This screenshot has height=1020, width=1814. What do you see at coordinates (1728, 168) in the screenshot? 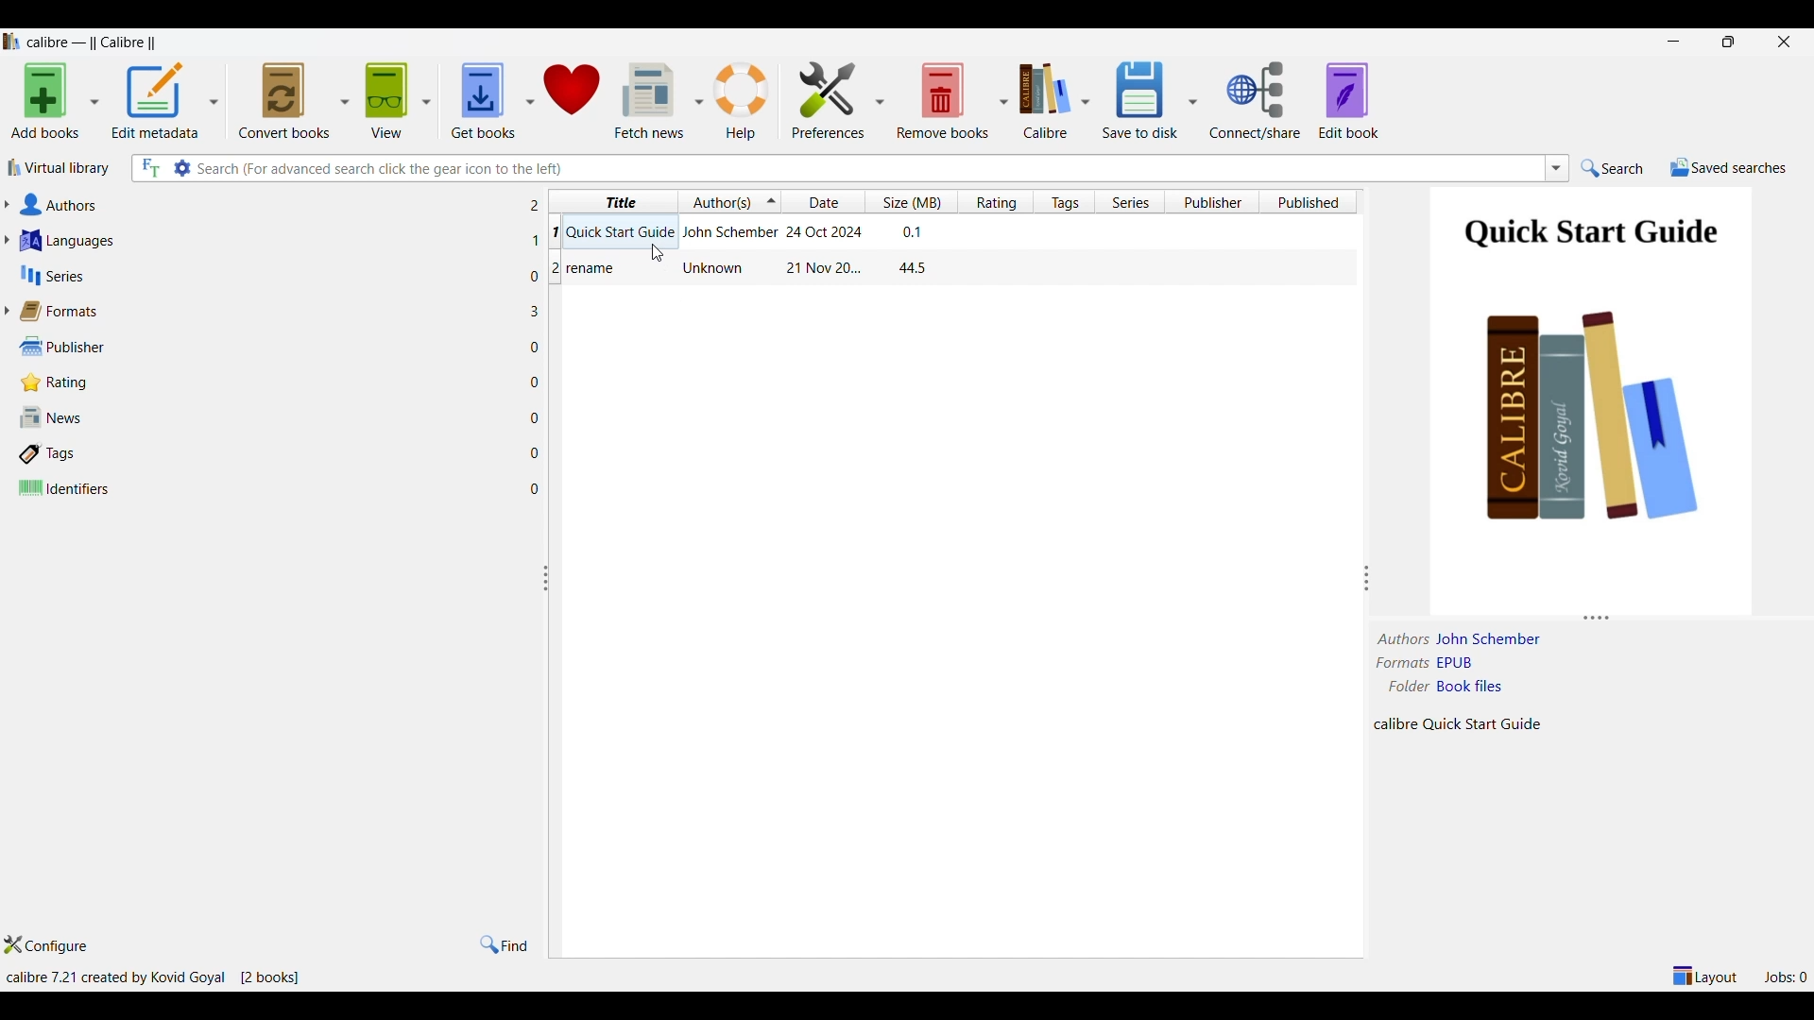
I see `Save searches` at bounding box center [1728, 168].